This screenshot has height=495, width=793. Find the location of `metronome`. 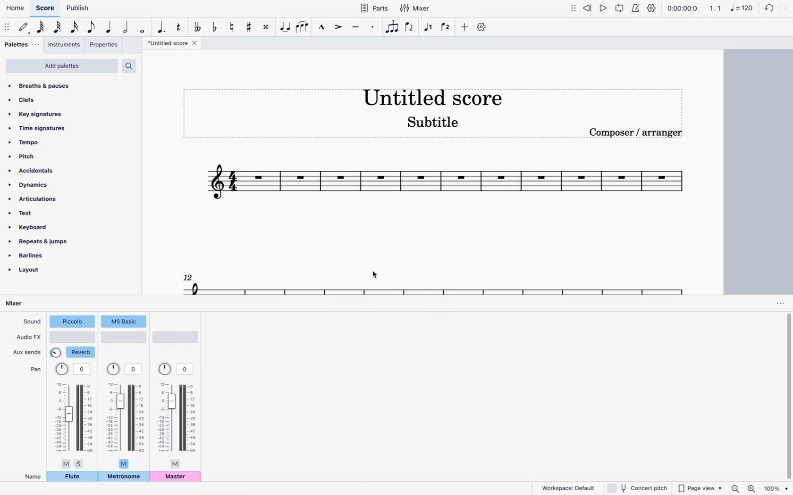

metronome is located at coordinates (124, 478).